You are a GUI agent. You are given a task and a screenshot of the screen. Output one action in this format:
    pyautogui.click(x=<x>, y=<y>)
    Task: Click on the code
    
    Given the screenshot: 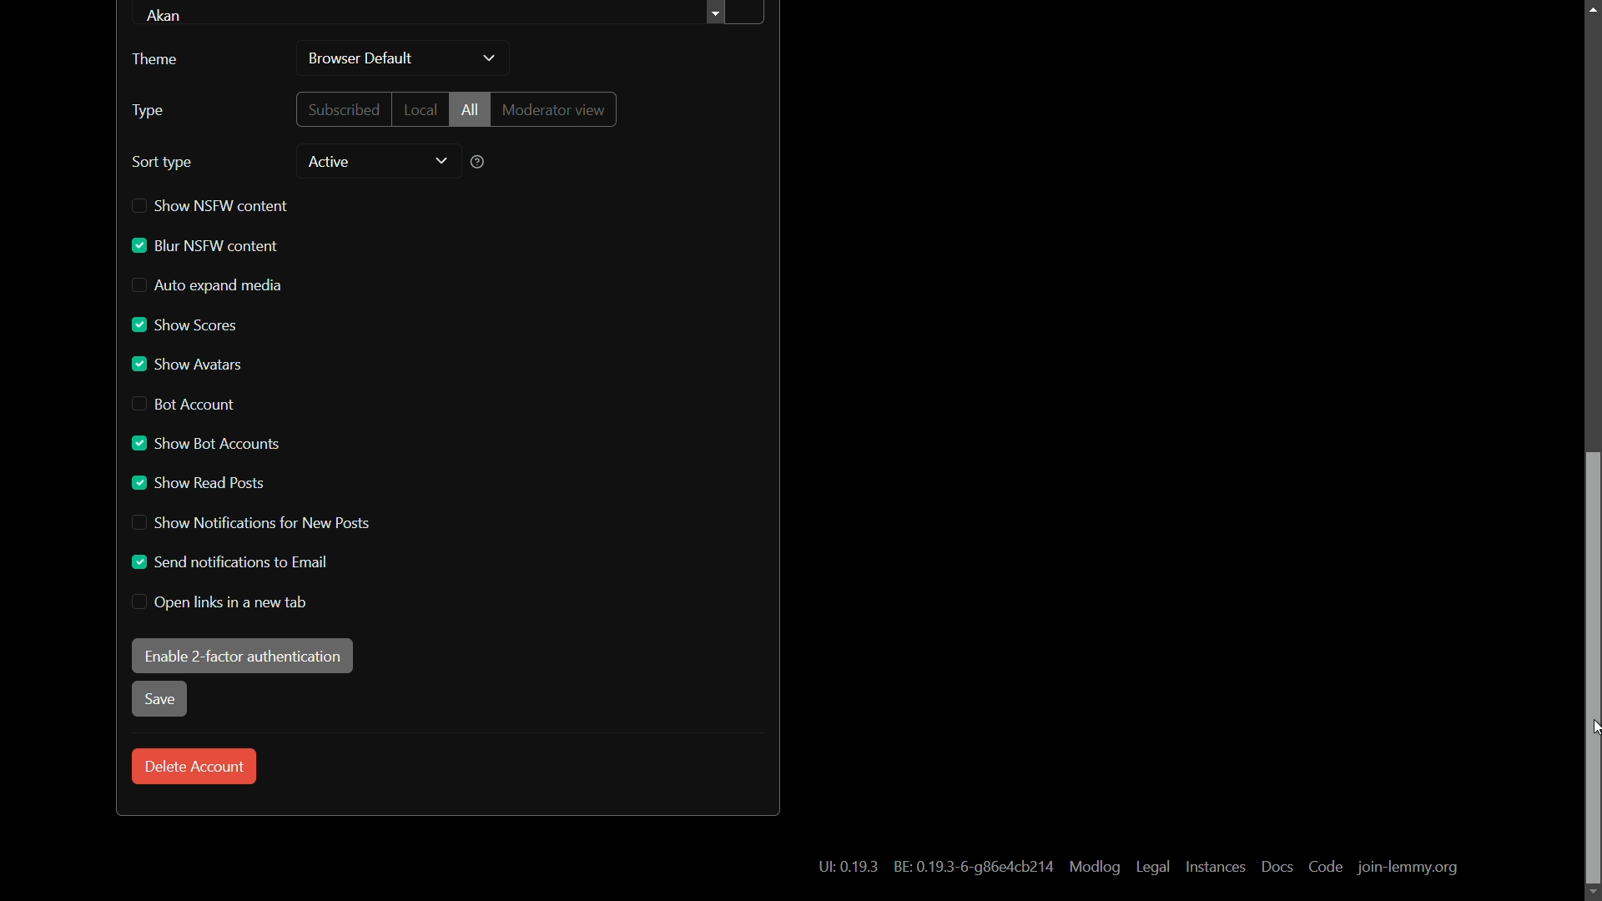 What is the action you would take?
    pyautogui.click(x=1326, y=868)
    